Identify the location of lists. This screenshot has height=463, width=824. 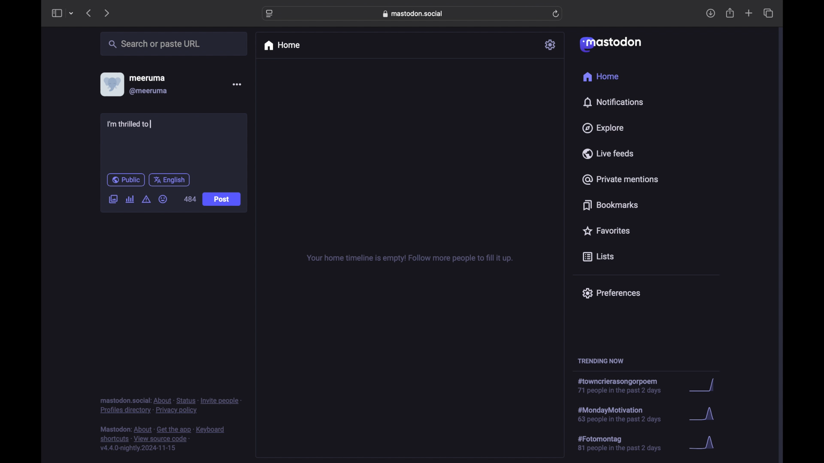
(598, 257).